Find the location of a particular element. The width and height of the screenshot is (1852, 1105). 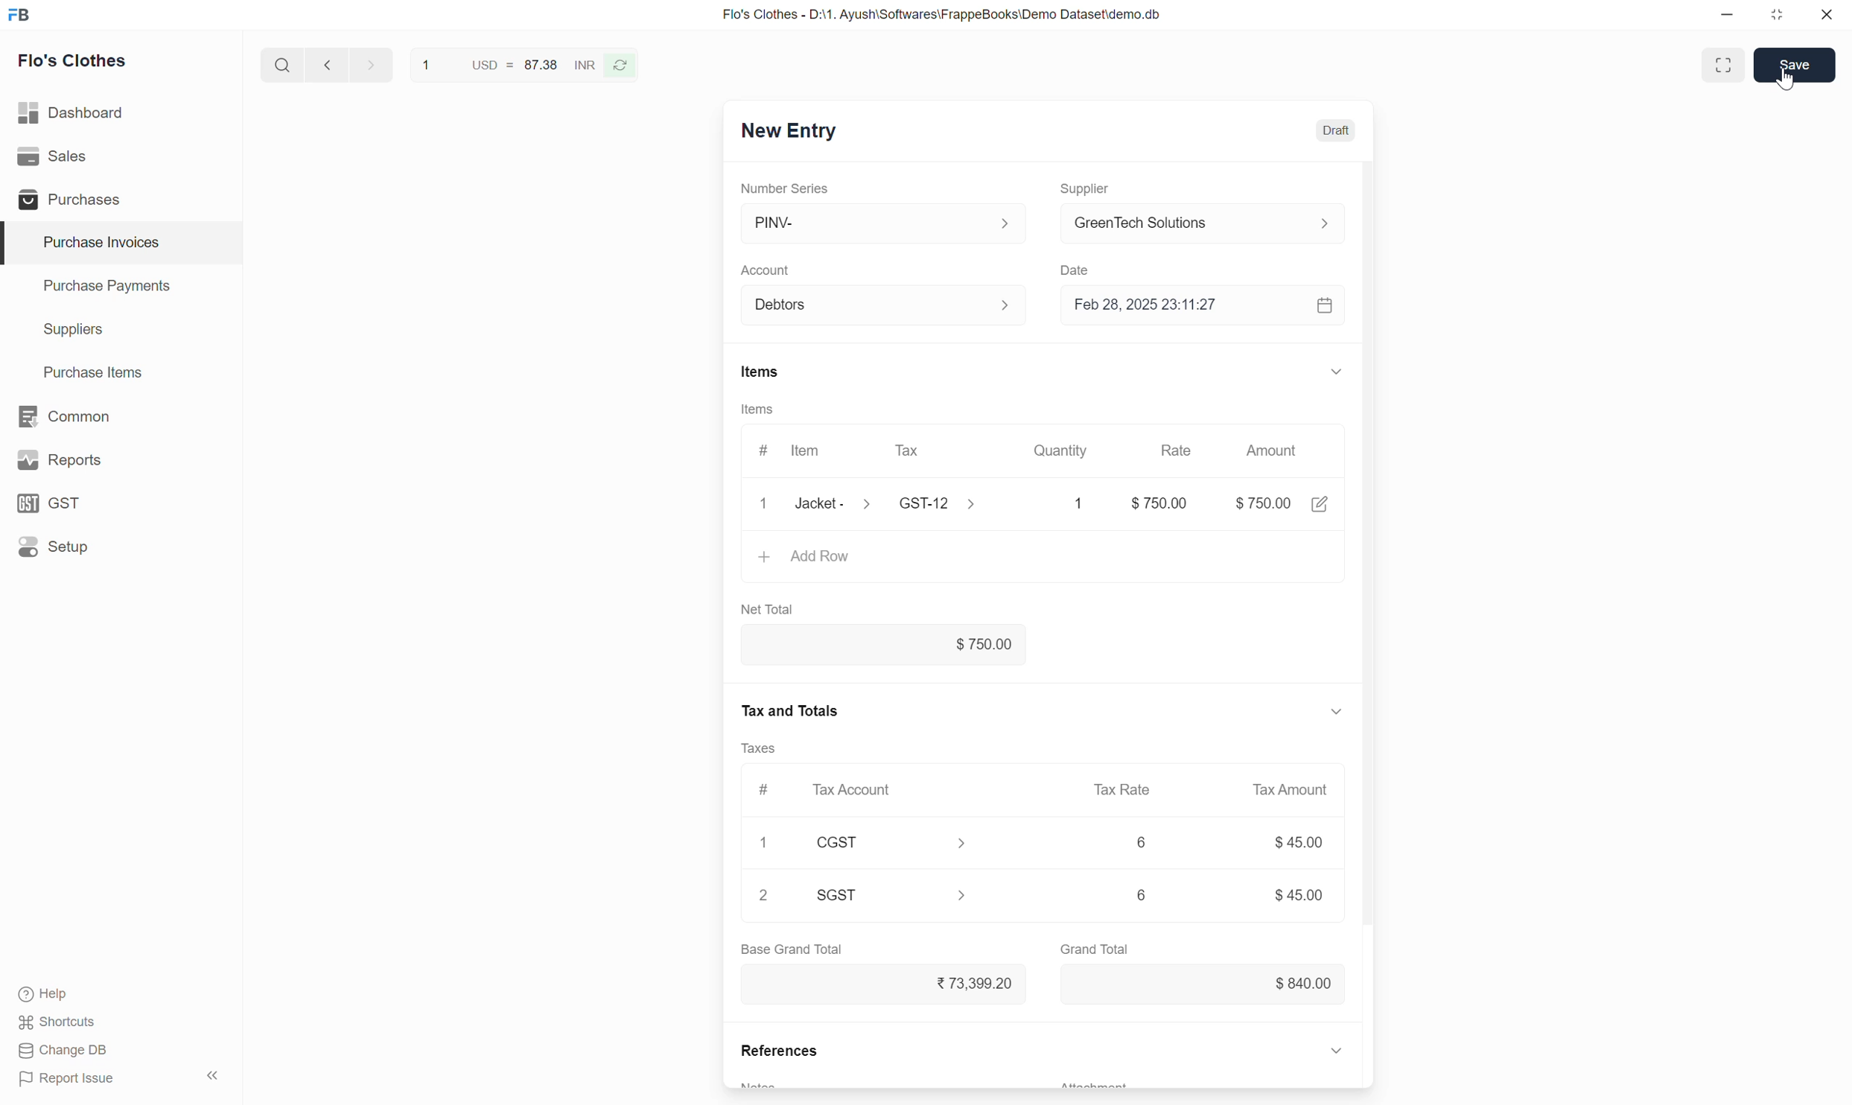

Shortcuts is located at coordinates (59, 1022).